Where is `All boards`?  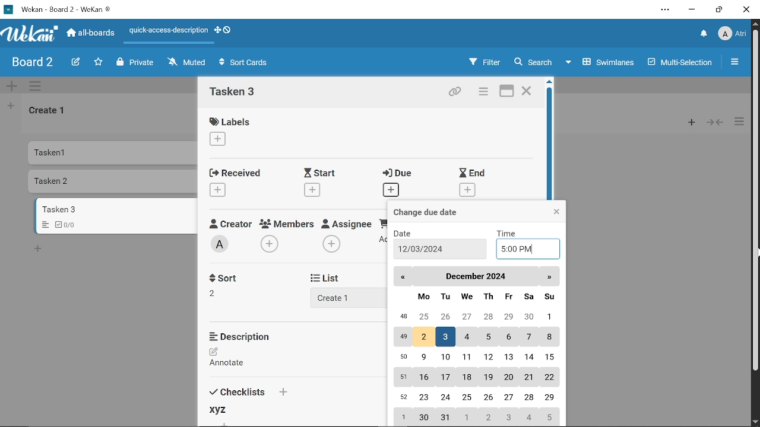 All boards is located at coordinates (92, 34).